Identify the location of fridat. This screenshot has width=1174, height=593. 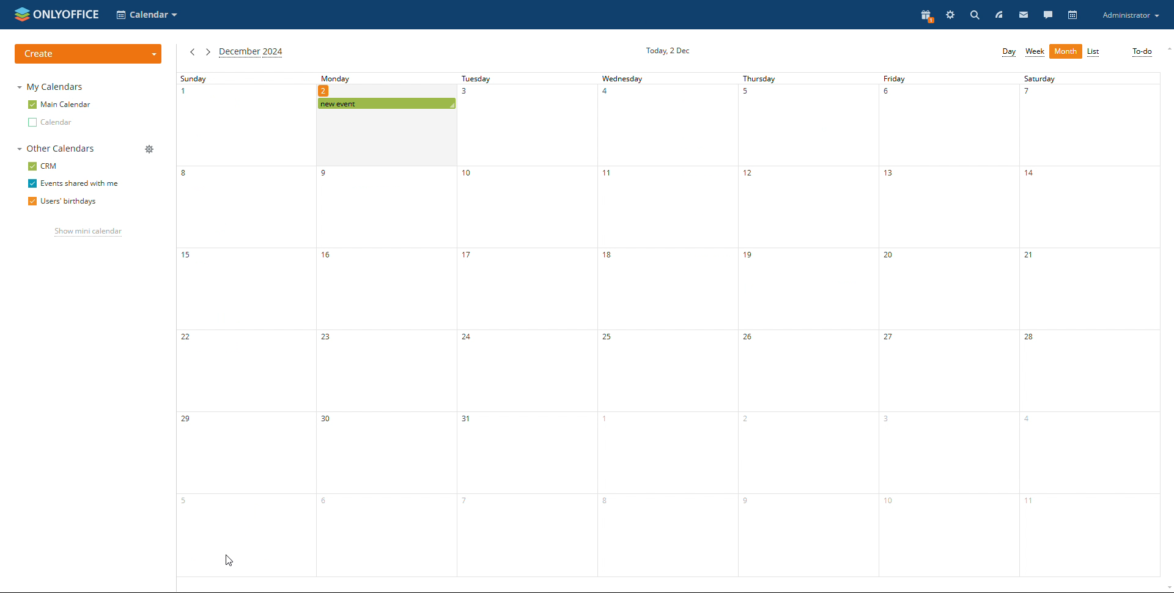
(946, 325).